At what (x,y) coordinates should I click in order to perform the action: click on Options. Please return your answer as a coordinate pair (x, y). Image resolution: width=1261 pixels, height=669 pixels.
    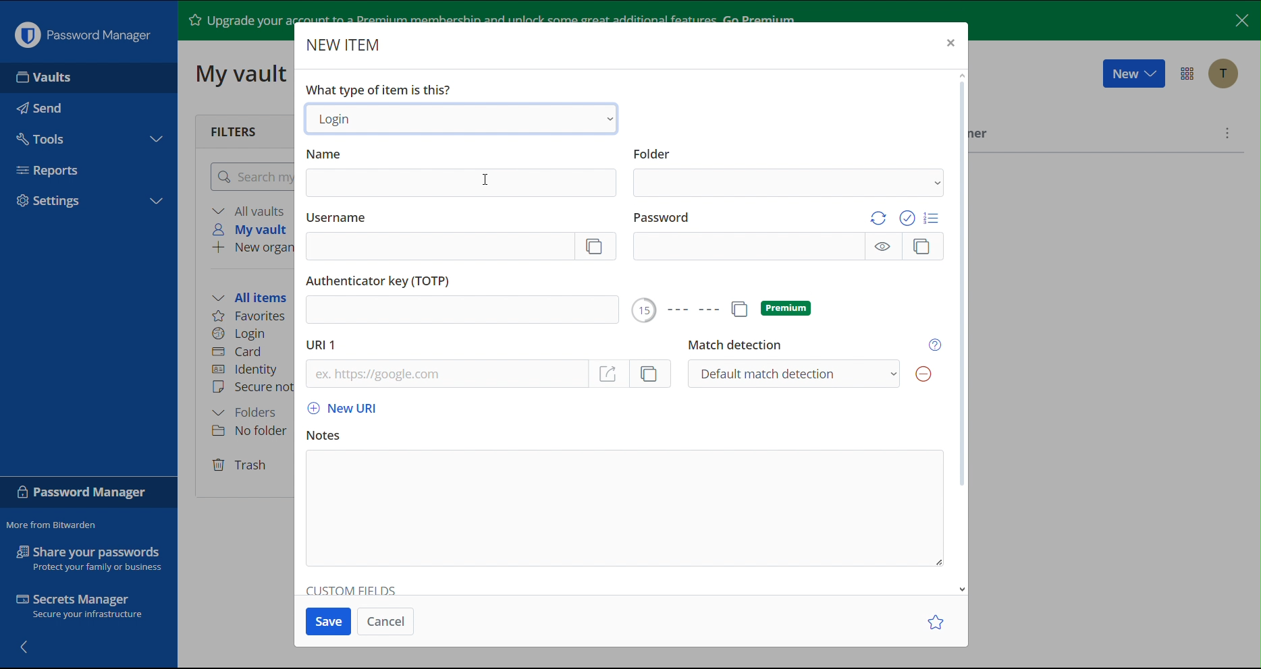
    Looking at the image, I should click on (1189, 73).